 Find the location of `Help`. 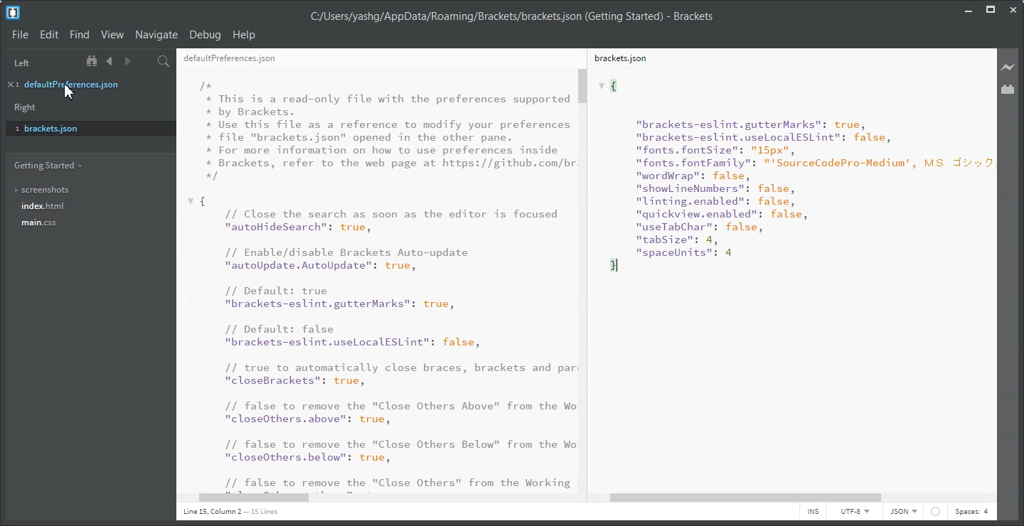

Help is located at coordinates (245, 34).